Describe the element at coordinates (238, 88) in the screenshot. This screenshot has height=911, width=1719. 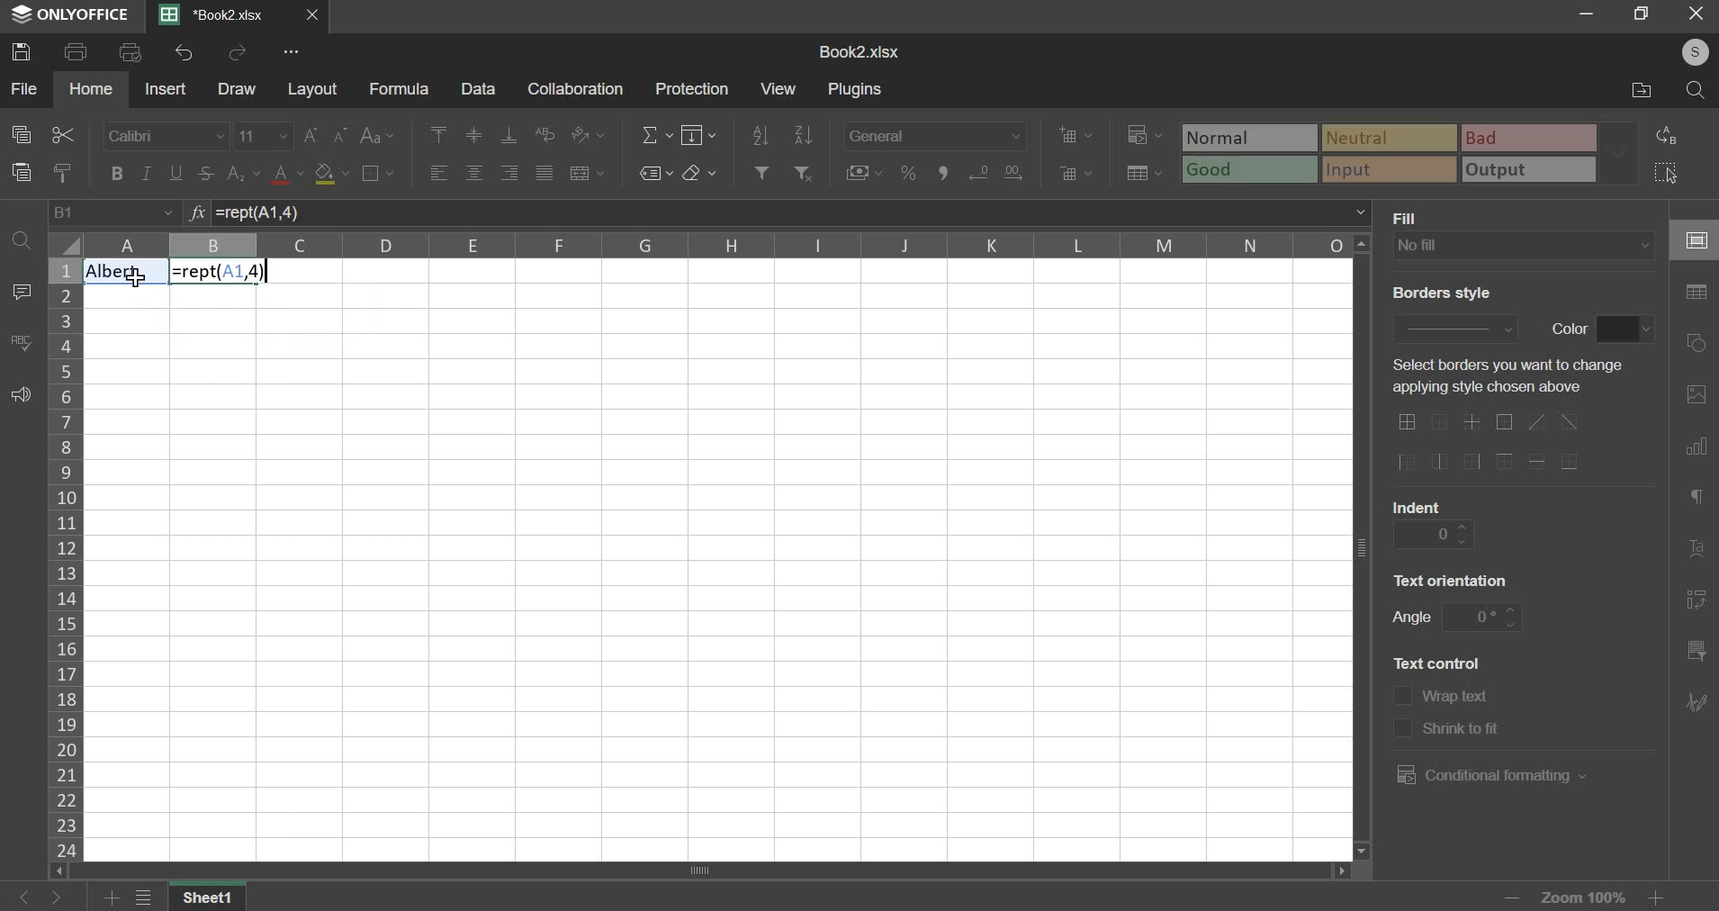
I see `draw` at that location.